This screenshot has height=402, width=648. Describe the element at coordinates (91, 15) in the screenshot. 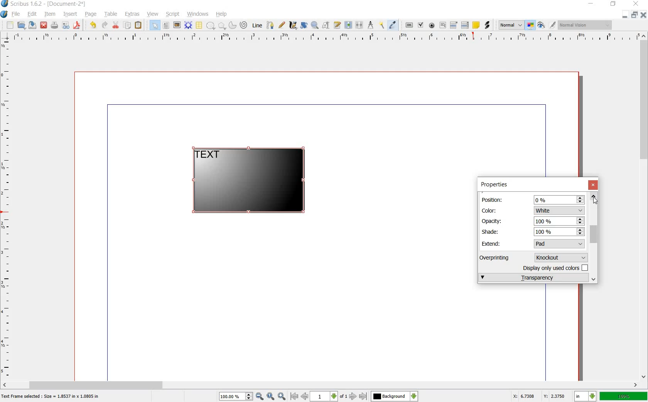

I see `page` at that location.